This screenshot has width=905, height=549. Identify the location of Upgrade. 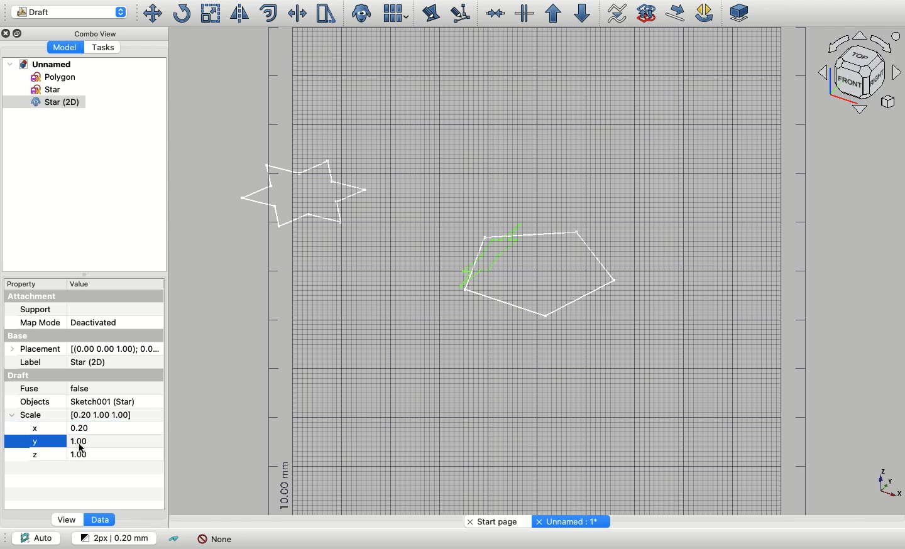
(553, 14).